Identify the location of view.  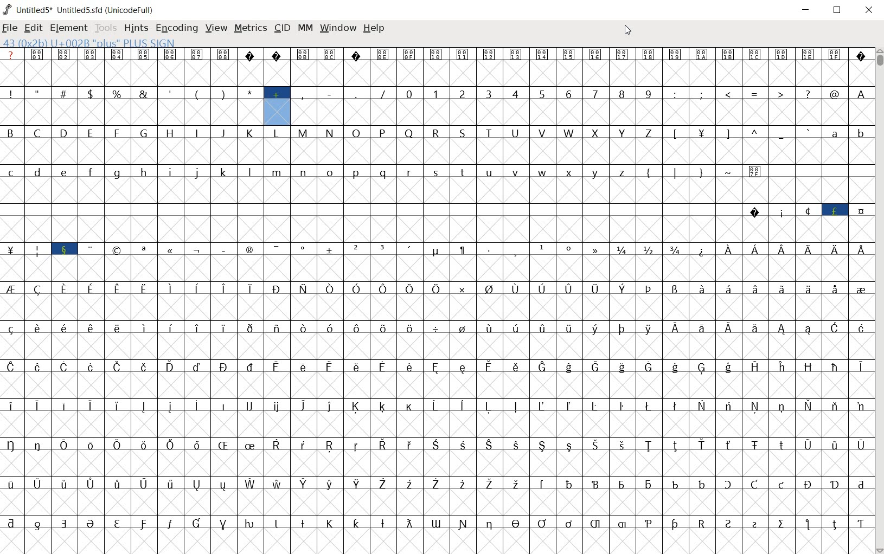
(215, 29).